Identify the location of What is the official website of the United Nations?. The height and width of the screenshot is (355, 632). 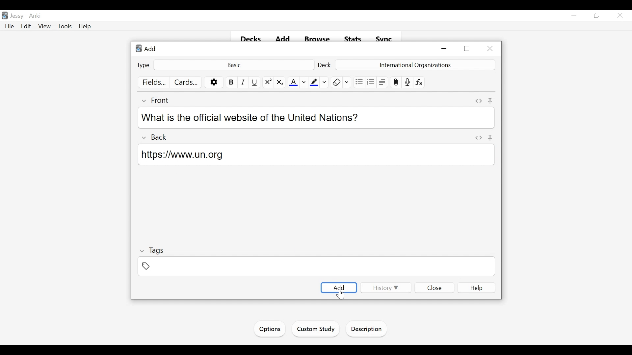
(316, 118).